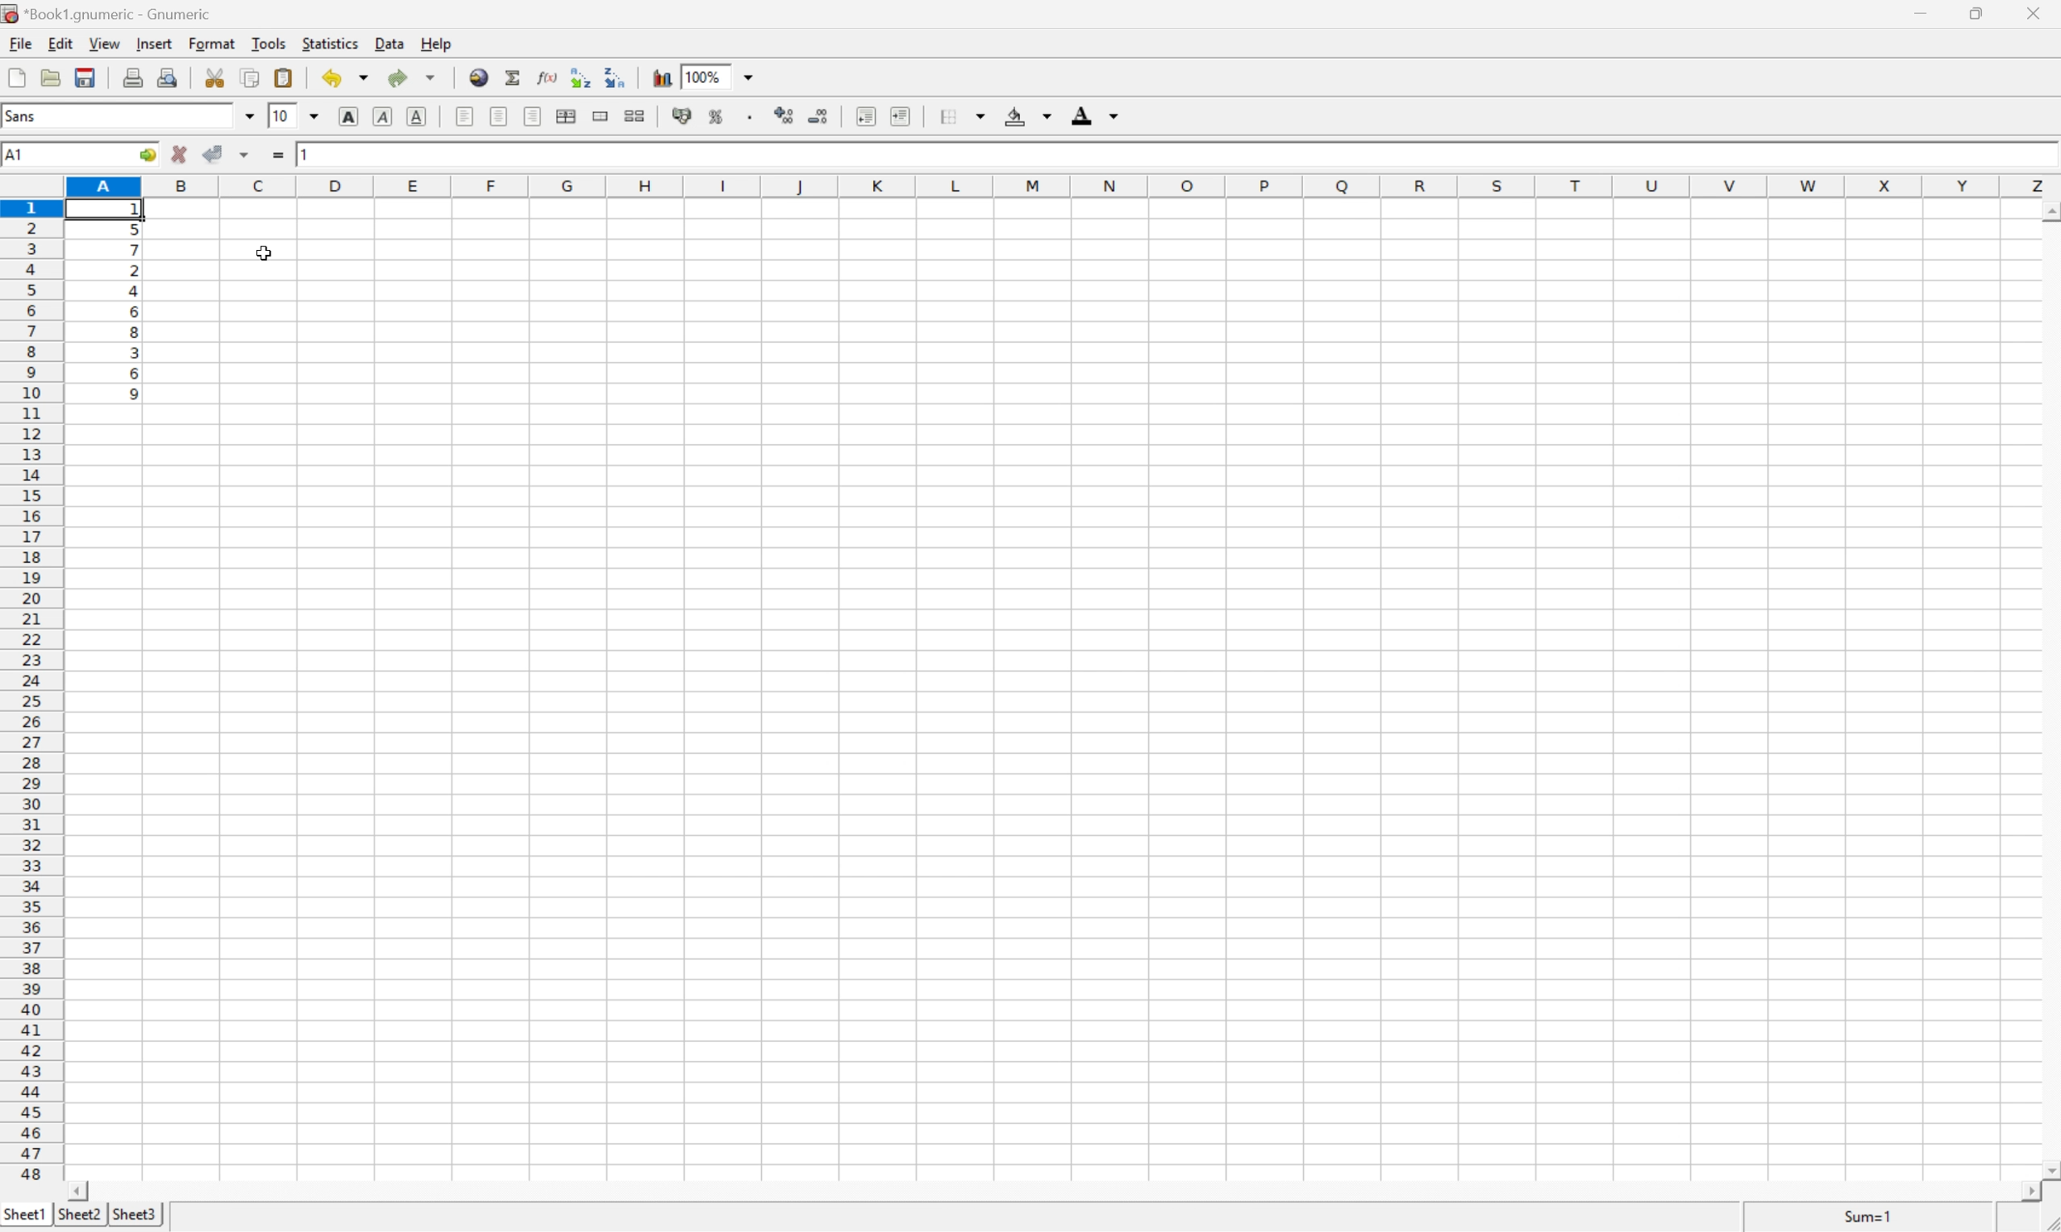 This screenshot has height=1232, width=2061. What do you see at coordinates (179, 152) in the screenshot?
I see `cancel changes` at bounding box center [179, 152].